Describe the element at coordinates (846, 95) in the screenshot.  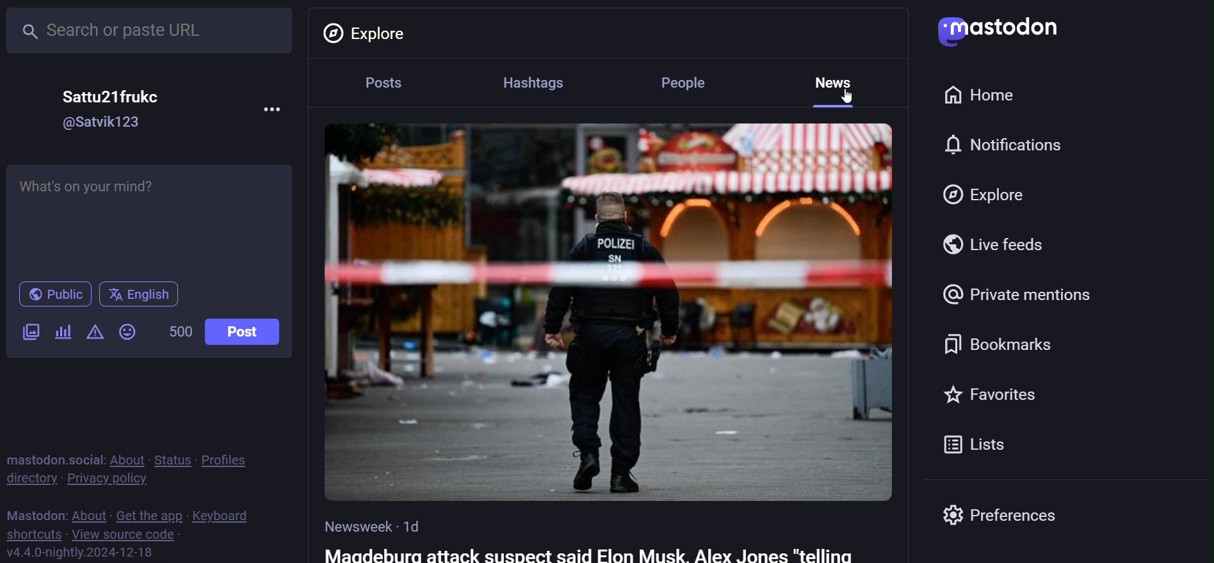
I see `cursor` at that location.